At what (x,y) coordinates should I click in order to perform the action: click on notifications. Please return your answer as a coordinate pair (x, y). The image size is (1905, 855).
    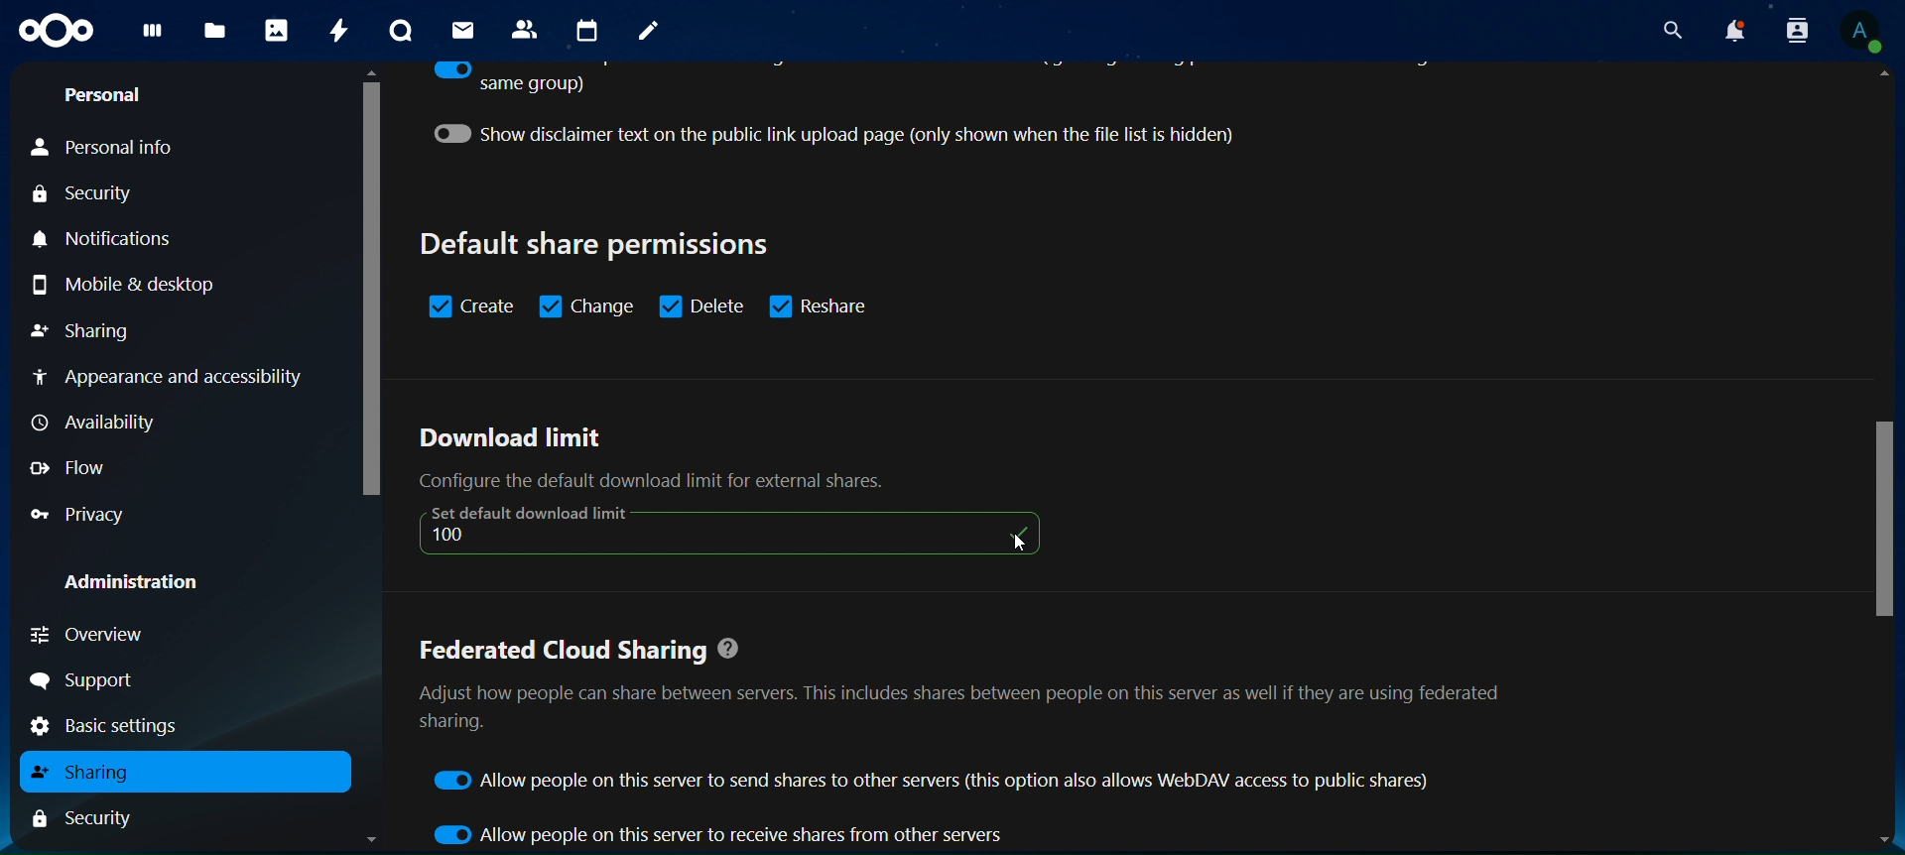
    Looking at the image, I should click on (1733, 30).